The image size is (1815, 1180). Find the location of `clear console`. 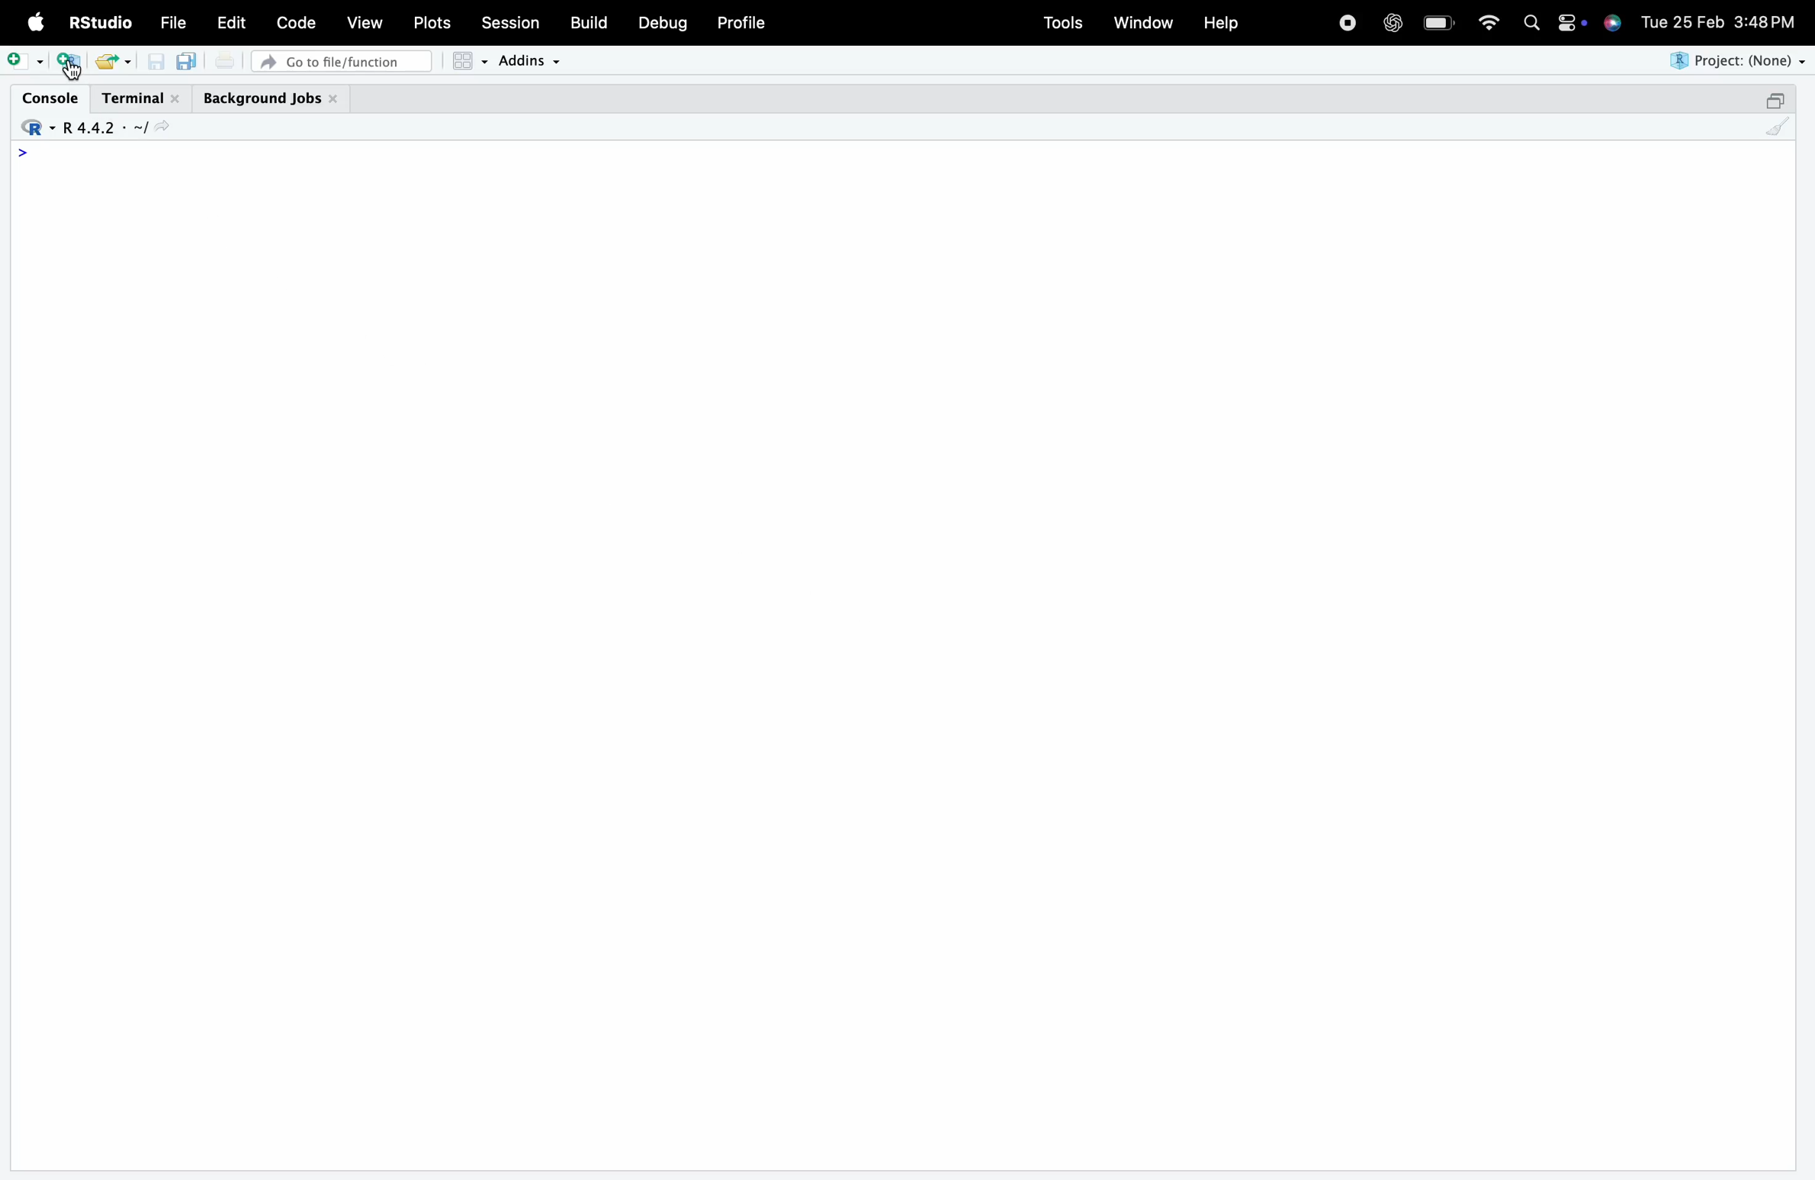

clear console is located at coordinates (1778, 127).